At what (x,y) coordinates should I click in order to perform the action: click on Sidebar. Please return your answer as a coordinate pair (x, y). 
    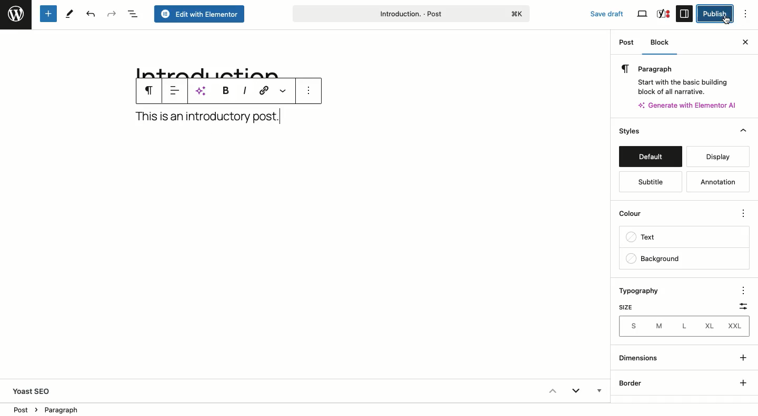
    Looking at the image, I should click on (684, 13).